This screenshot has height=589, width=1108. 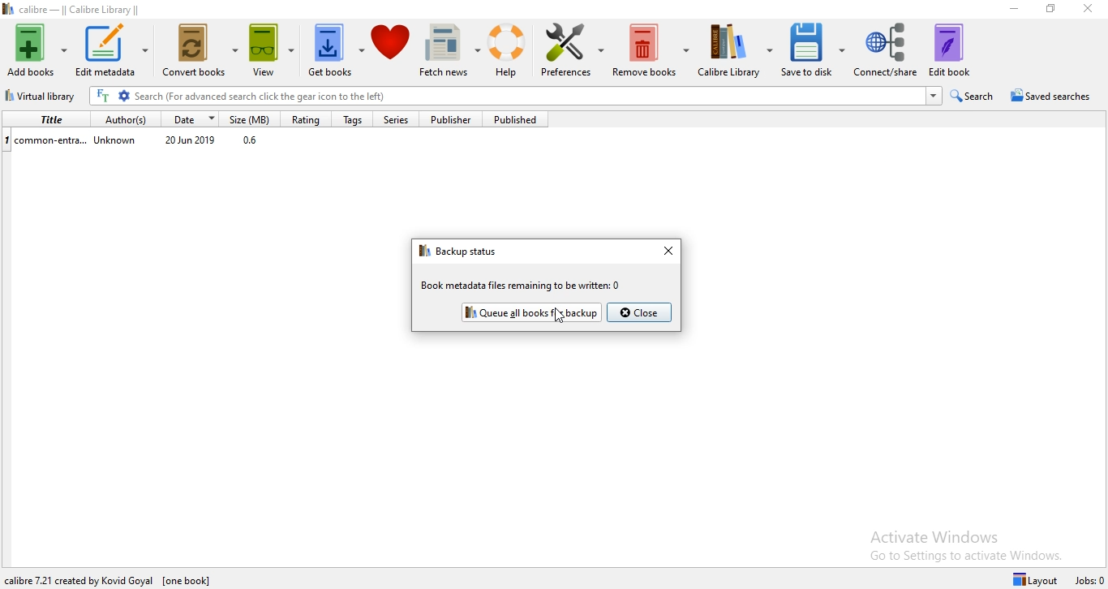 I want to click on Remove books, so click(x=651, y=53).